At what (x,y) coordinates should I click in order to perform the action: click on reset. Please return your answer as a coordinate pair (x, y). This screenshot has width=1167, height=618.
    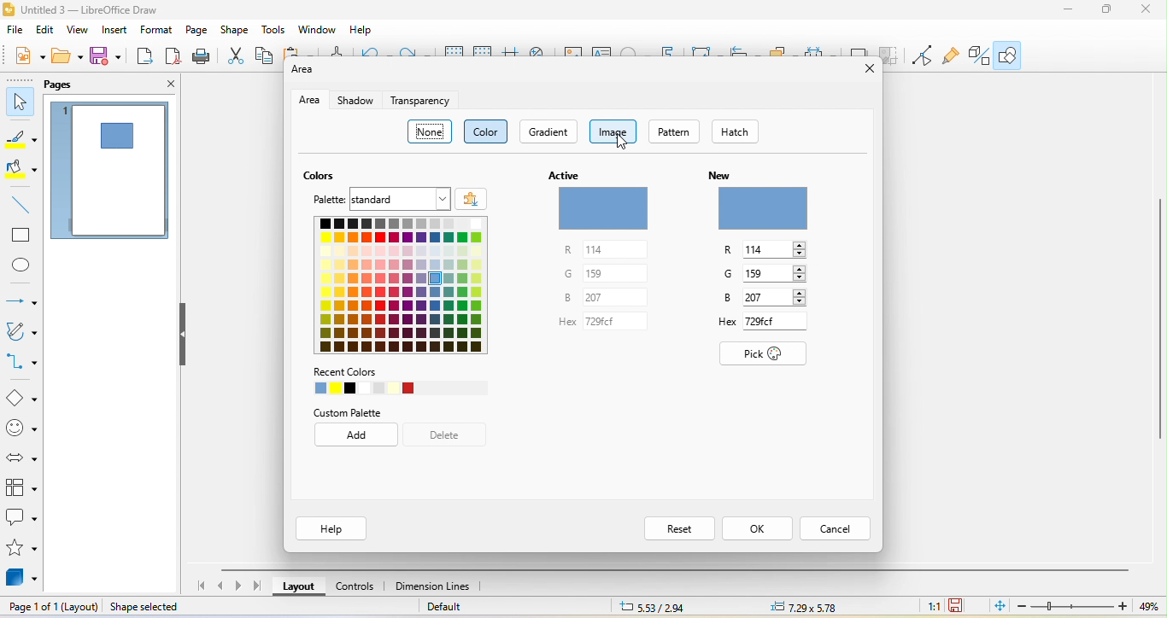
    Looking at the image, I should click on (675, 528).